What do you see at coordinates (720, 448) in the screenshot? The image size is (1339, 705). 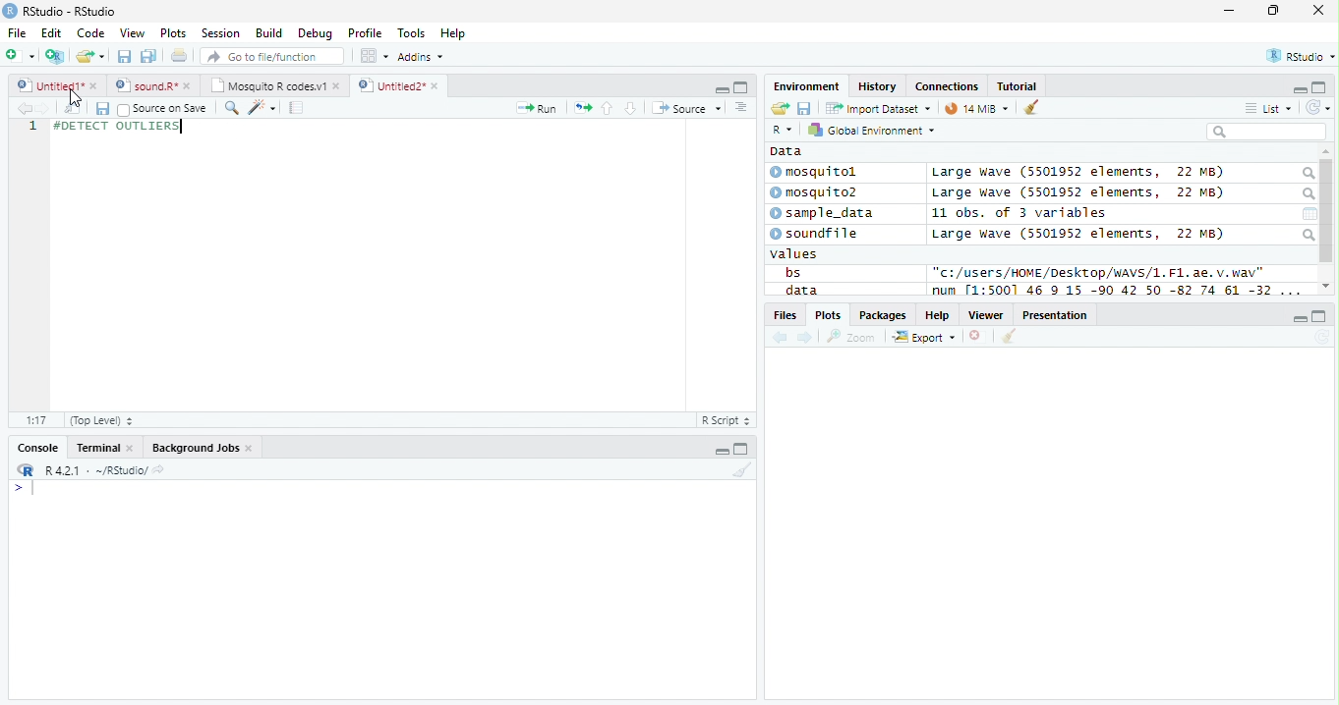 I see `minimize` at bounding box center [720, 448].